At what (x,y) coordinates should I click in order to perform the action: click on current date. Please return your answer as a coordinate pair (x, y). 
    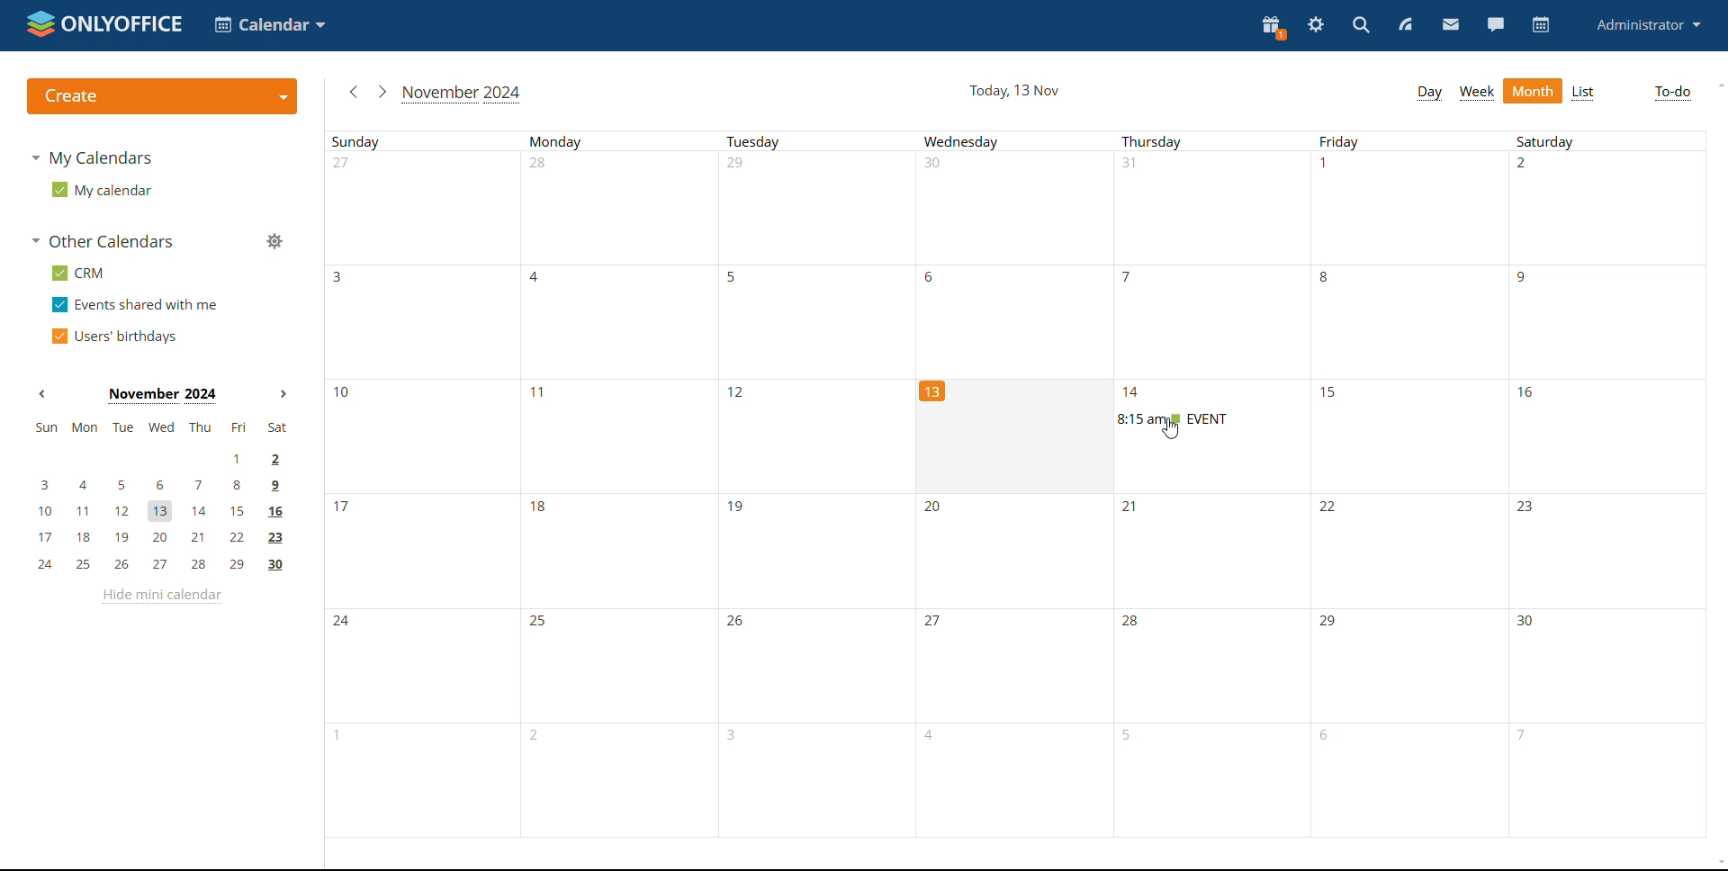
    Looking at the image, I should click on (1013, 92).